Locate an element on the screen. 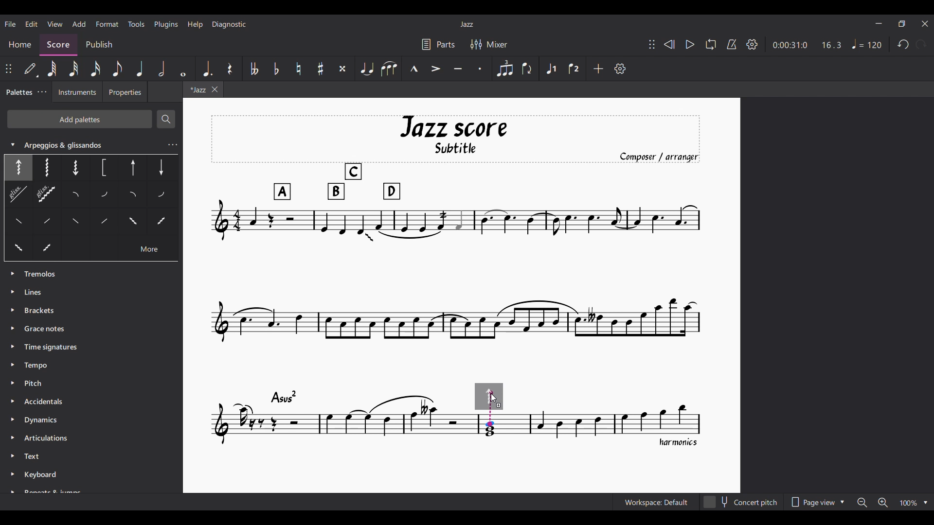 This screenshot has width=934, height=525. File menu is located at coordinates (10, 24).